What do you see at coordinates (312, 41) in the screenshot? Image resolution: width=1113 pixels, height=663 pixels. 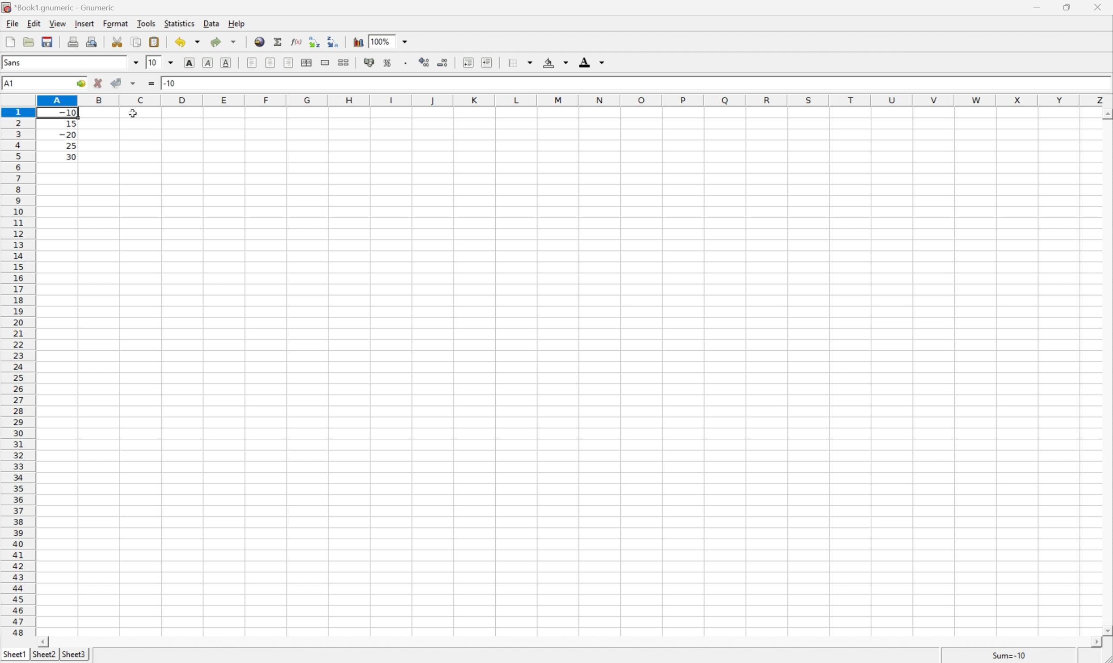 I see `Sort the selected region in ascending order based on the first column selected` at bounding box center [312, 41].